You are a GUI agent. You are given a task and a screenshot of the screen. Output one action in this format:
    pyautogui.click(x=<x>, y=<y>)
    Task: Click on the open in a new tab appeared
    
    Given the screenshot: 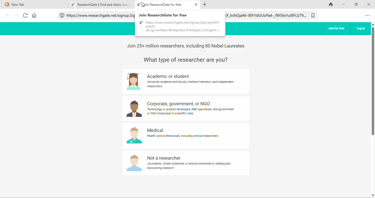 What is the action you would take?
    pyautogui.click(x=168, y=5)
    